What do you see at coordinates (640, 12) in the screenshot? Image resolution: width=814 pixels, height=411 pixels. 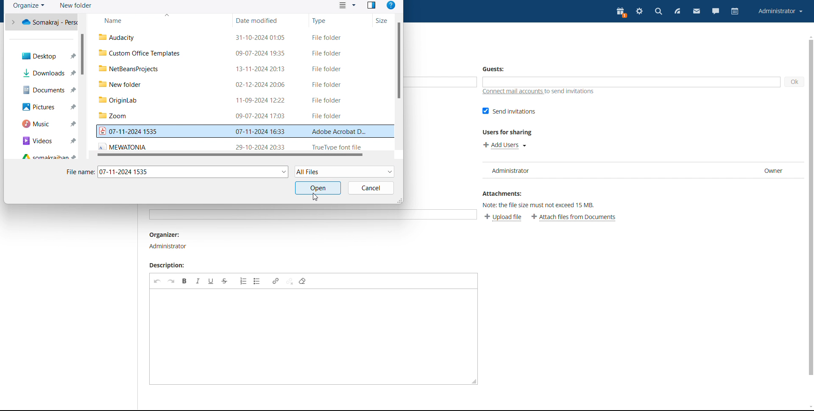 I see `settings` at bounding box center [640, 12].